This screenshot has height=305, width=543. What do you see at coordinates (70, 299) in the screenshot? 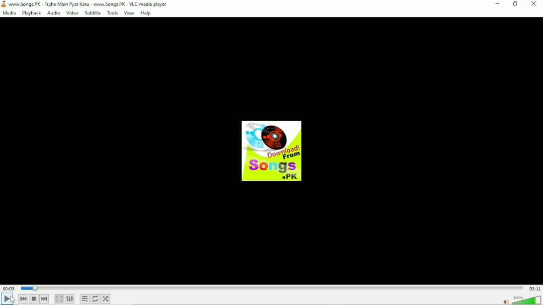
I see `Show extended settings` at bounding box center [70, 299].